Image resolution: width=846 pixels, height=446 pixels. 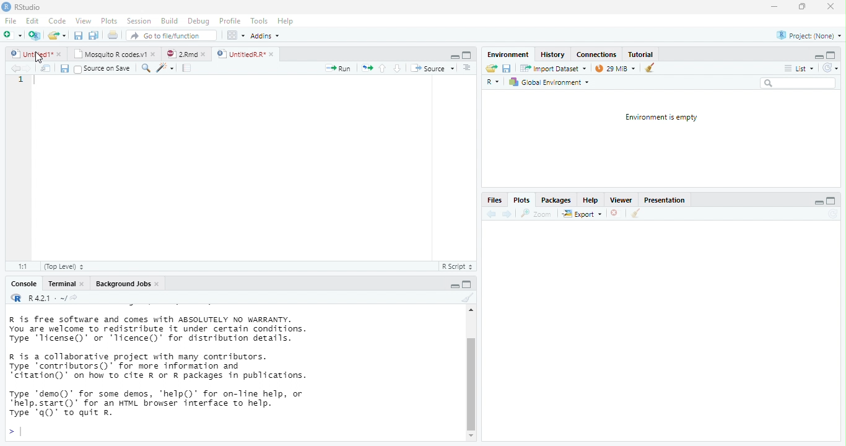 What do you see at coordinates (549, 82) in the screenshot?
I see `Global Environment` at bounding box center [549, 82].